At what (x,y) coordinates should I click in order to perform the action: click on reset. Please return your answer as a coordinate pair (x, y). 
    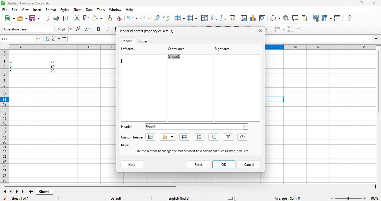
    Looking at the image, I should click on (198, 164).